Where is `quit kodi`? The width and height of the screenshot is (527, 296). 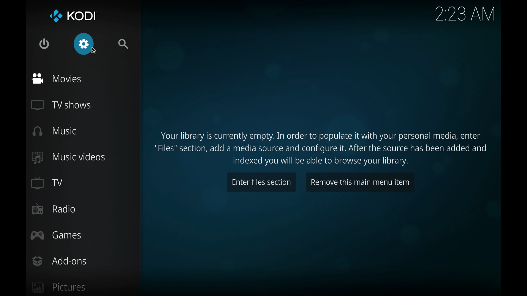 quit kodi is located at coordinates (44, 44).